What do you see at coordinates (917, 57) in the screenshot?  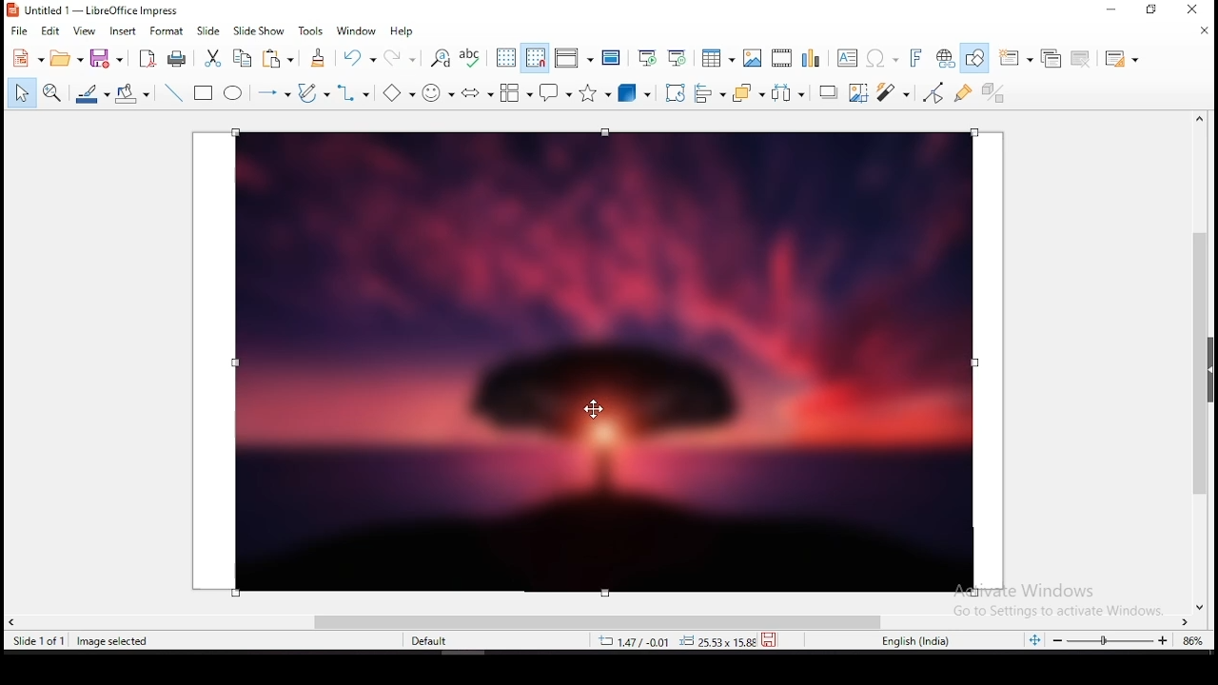 I see `insert fontwork text` at bounding box center [917, 57].